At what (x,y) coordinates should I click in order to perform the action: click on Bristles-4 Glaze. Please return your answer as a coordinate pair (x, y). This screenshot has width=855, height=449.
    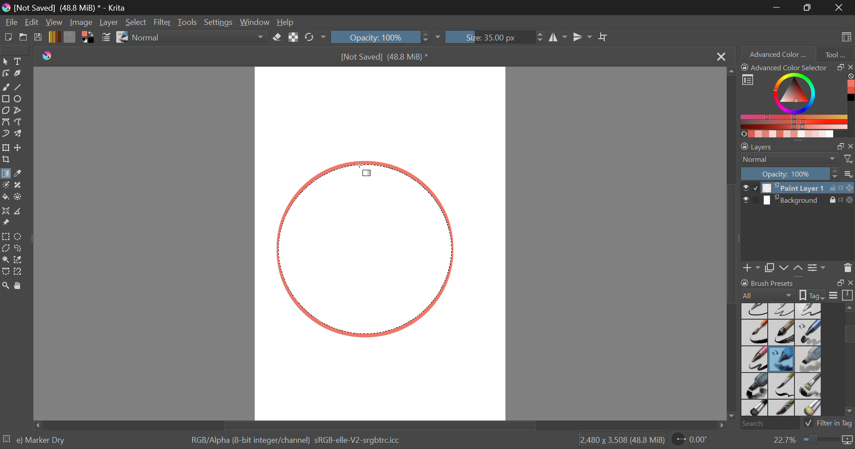
    Looking at the image, I should click on (783, 409).